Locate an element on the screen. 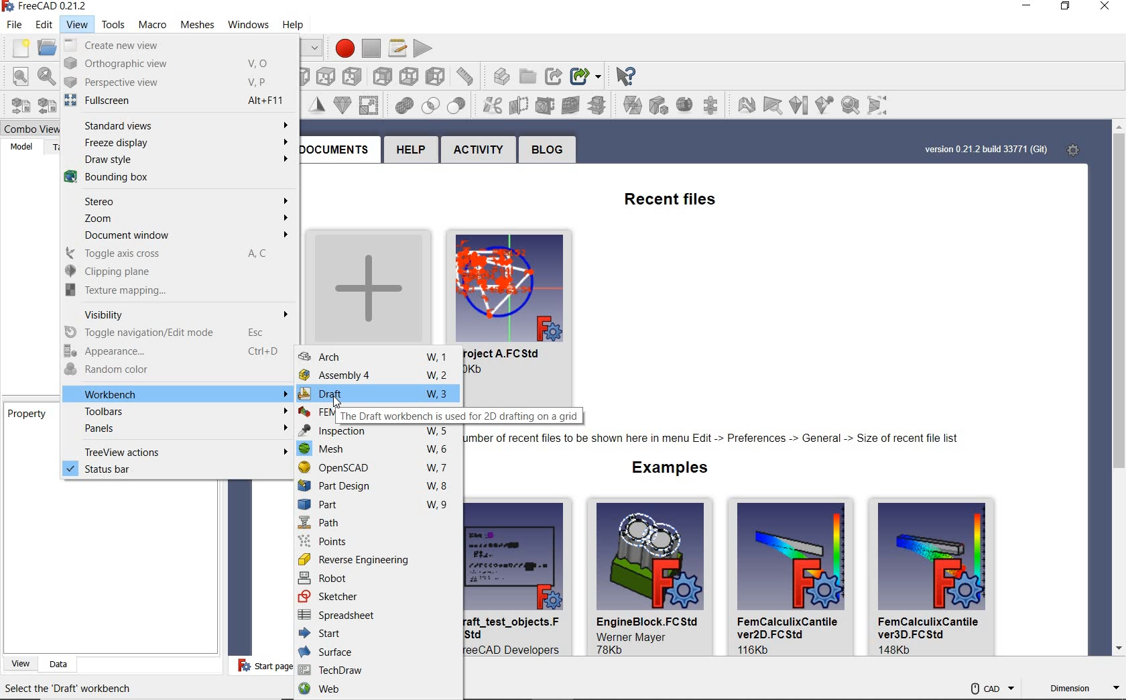 This screenshot has height=700, width=1126. blog is located at coordinates (545, 150).